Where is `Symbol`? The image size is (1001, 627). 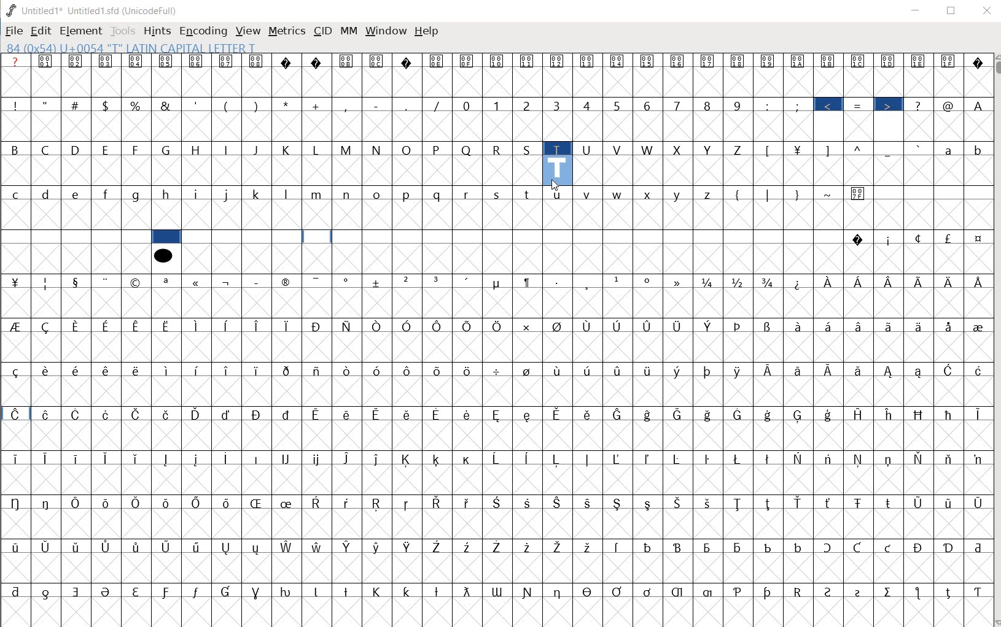 Symbol is located at coordinates (380, 325).